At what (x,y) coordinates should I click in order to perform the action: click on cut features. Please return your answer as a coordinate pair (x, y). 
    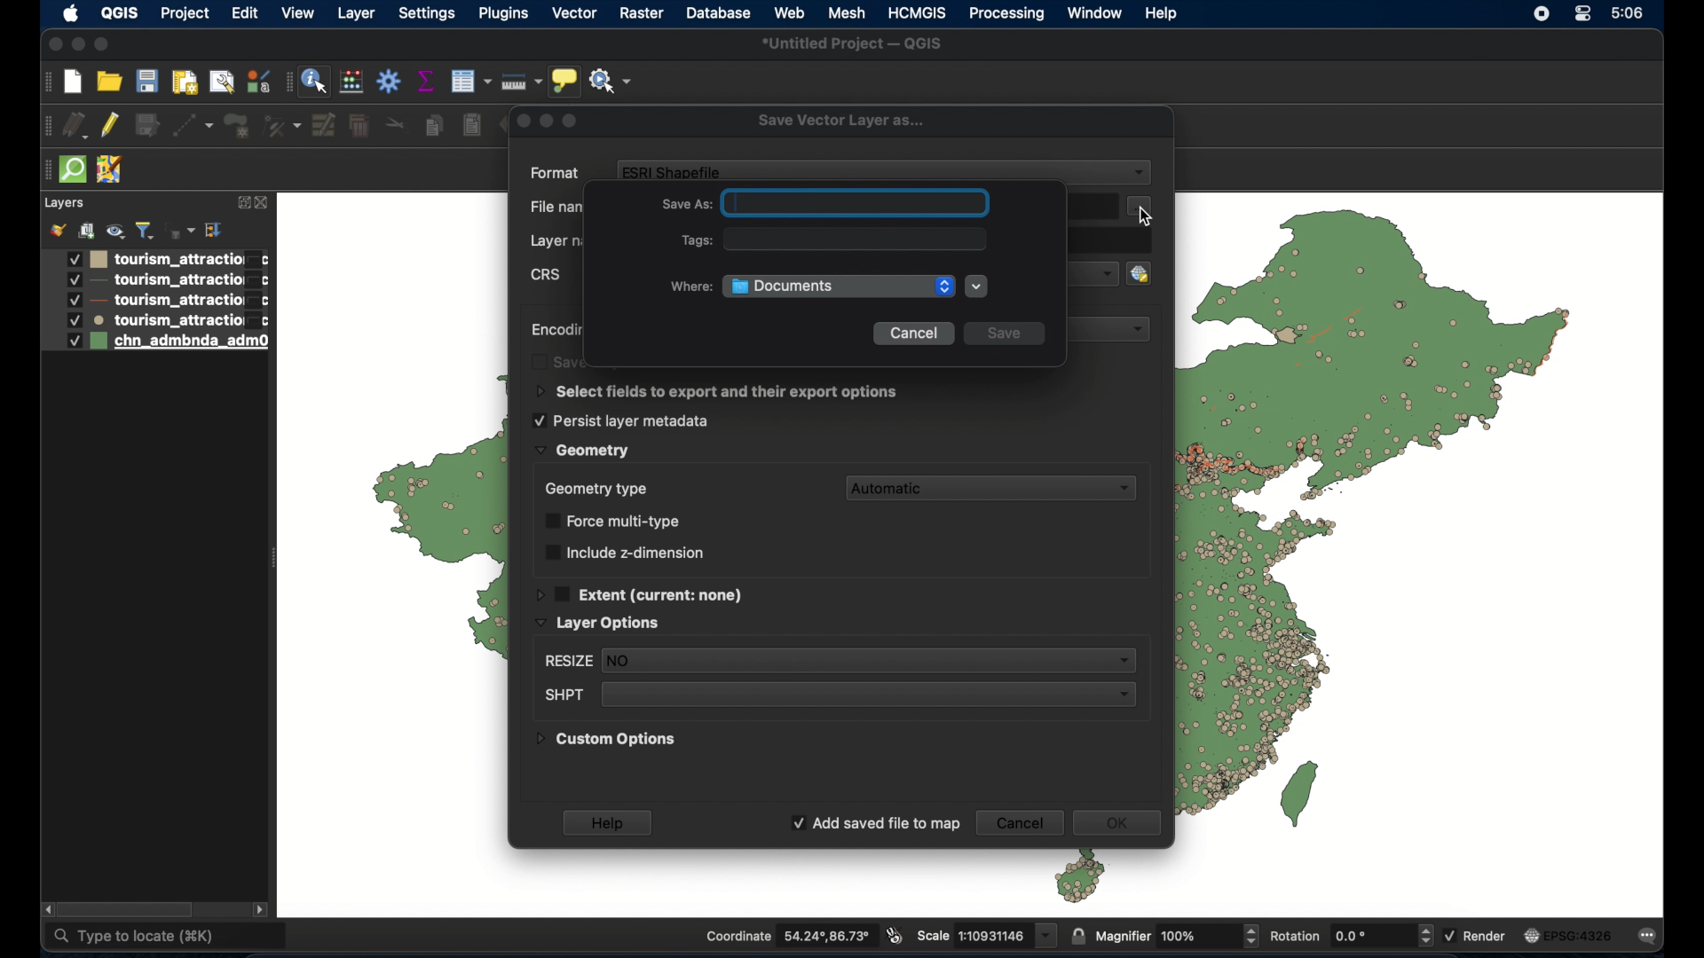
    Looking at the image, I should click on (398, 122).